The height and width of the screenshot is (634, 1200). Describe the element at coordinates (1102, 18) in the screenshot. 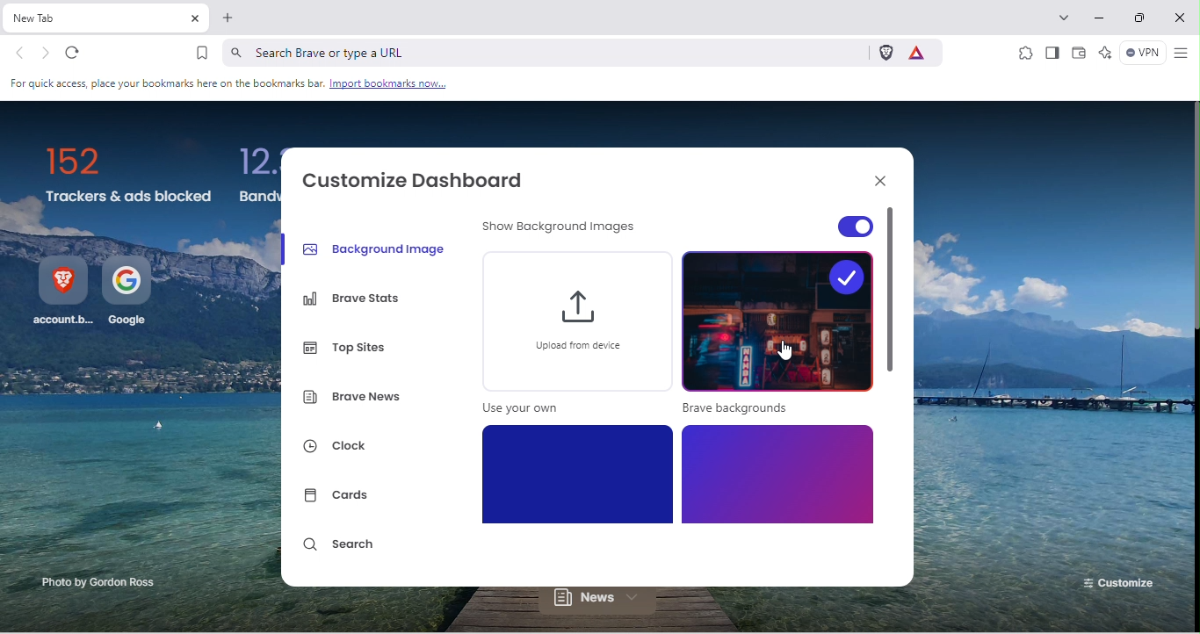

I see `Minimize` at that location.